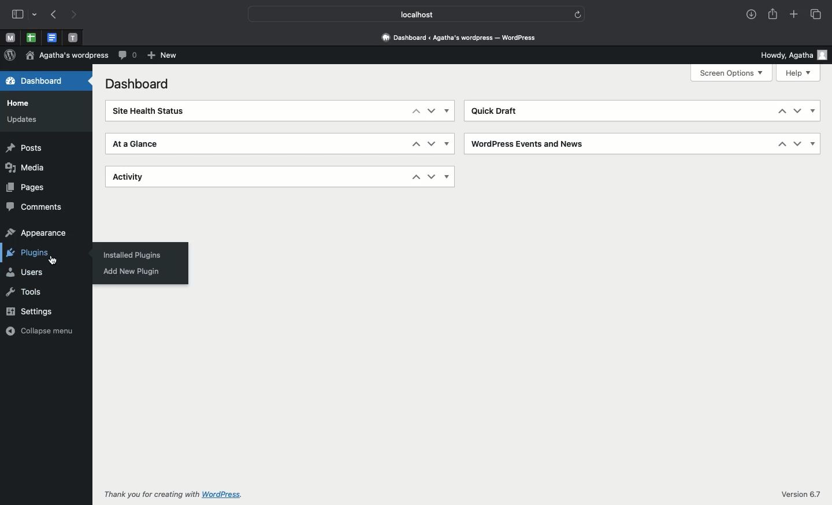 This screenshot has height=505, width=832. I want to click on Activity, so click(131, 176).